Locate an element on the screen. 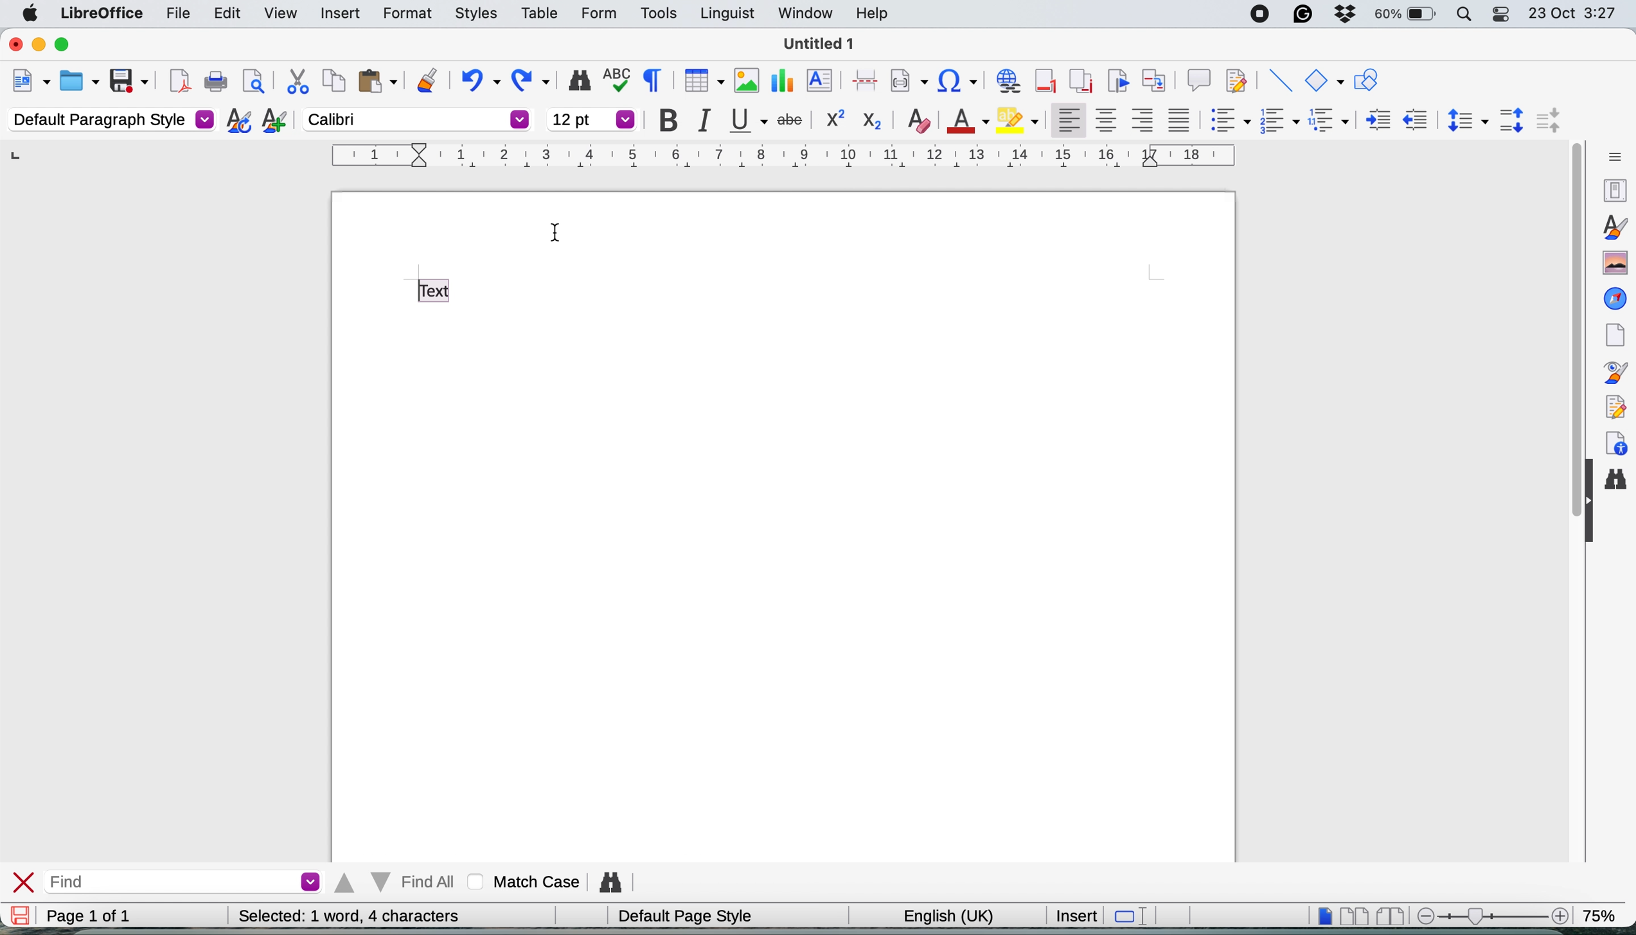 The image size is (1636, 935). date and time is located at coordinates (1574, 14).